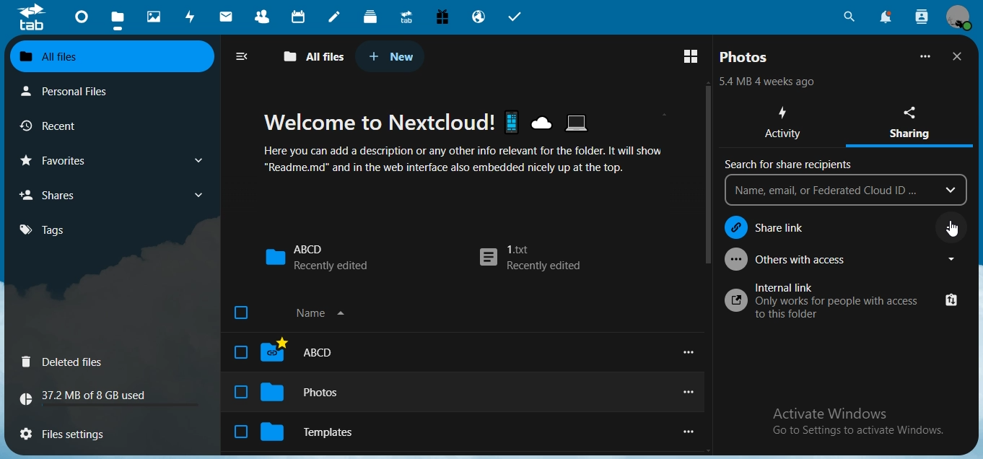  Describe the element at coordinates (960, 56) in the screenshot. I see `close` at that location.